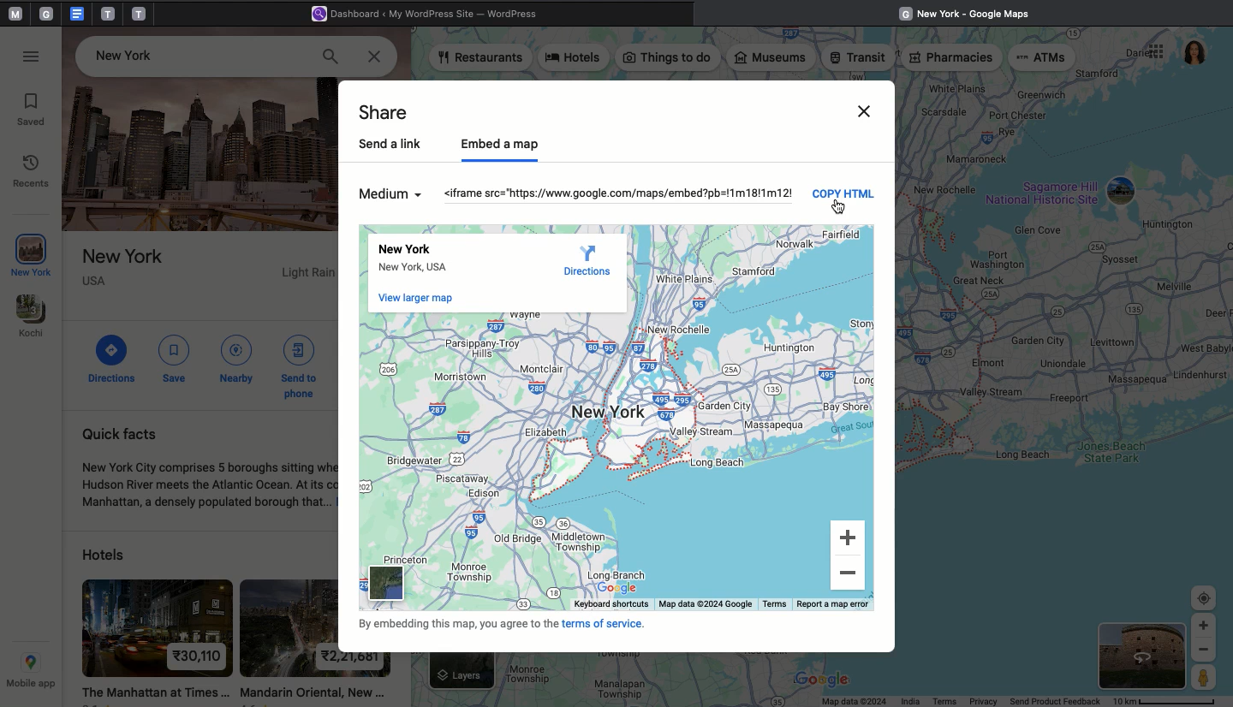 Image resolution: width=1233 pixels, height=707 pixels. I want to click on MAP, so click(589, 462).